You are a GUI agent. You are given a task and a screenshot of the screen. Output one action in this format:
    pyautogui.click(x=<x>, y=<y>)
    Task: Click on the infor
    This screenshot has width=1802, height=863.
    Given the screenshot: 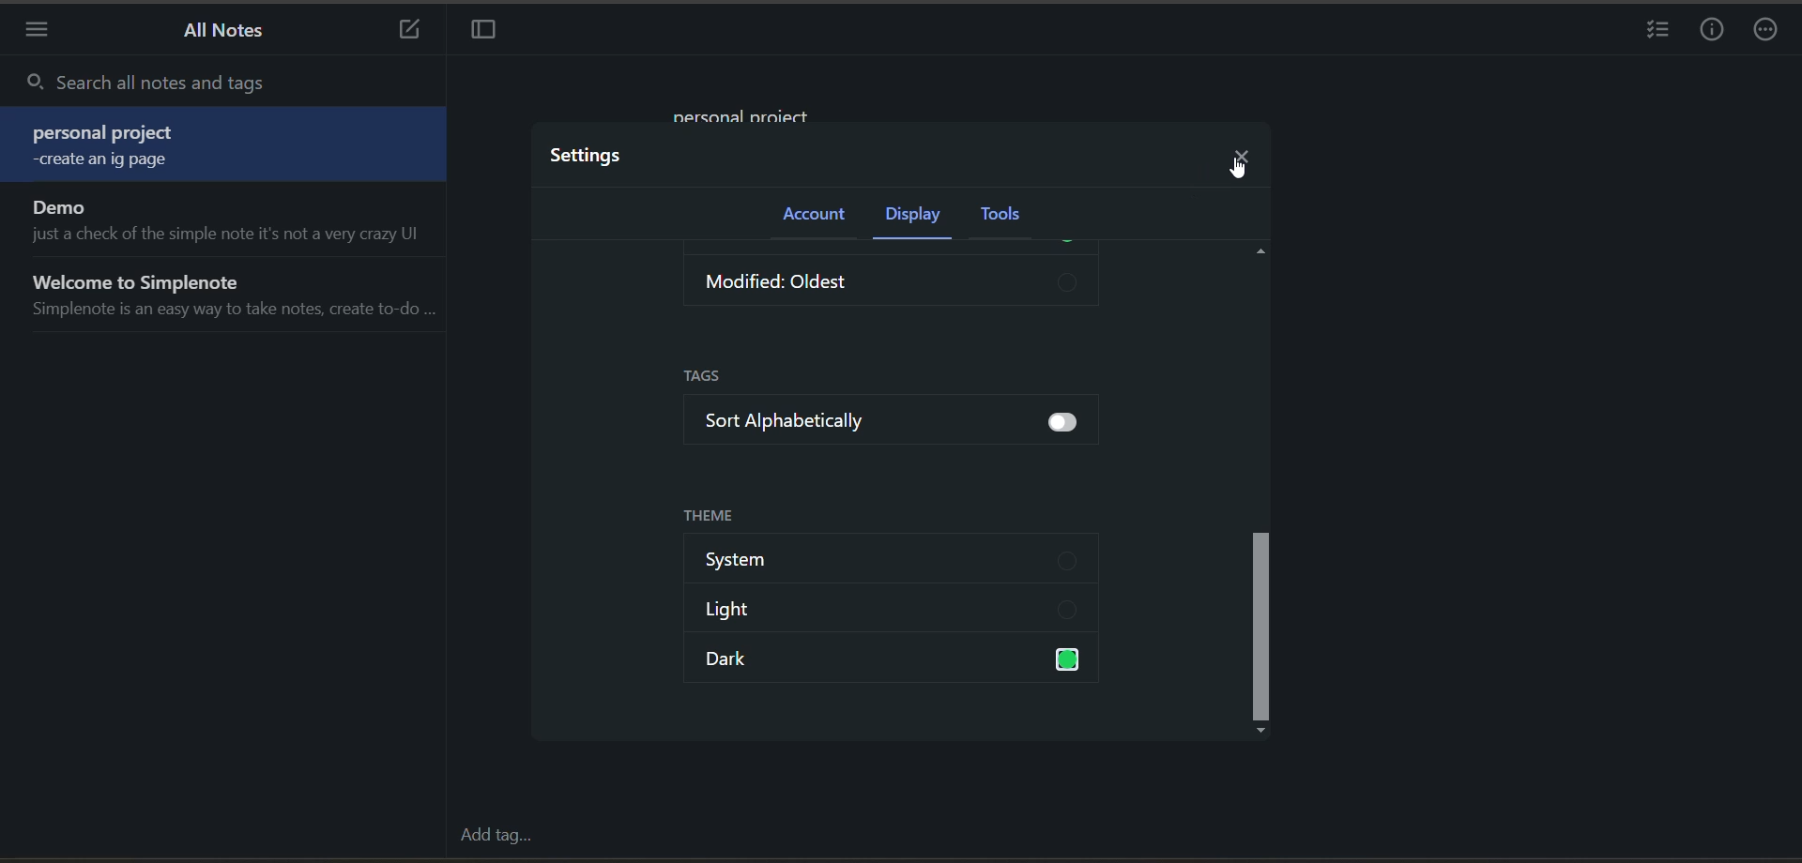 What is the action you would take?
    pyautogui.click(x=1713, y=31)
    